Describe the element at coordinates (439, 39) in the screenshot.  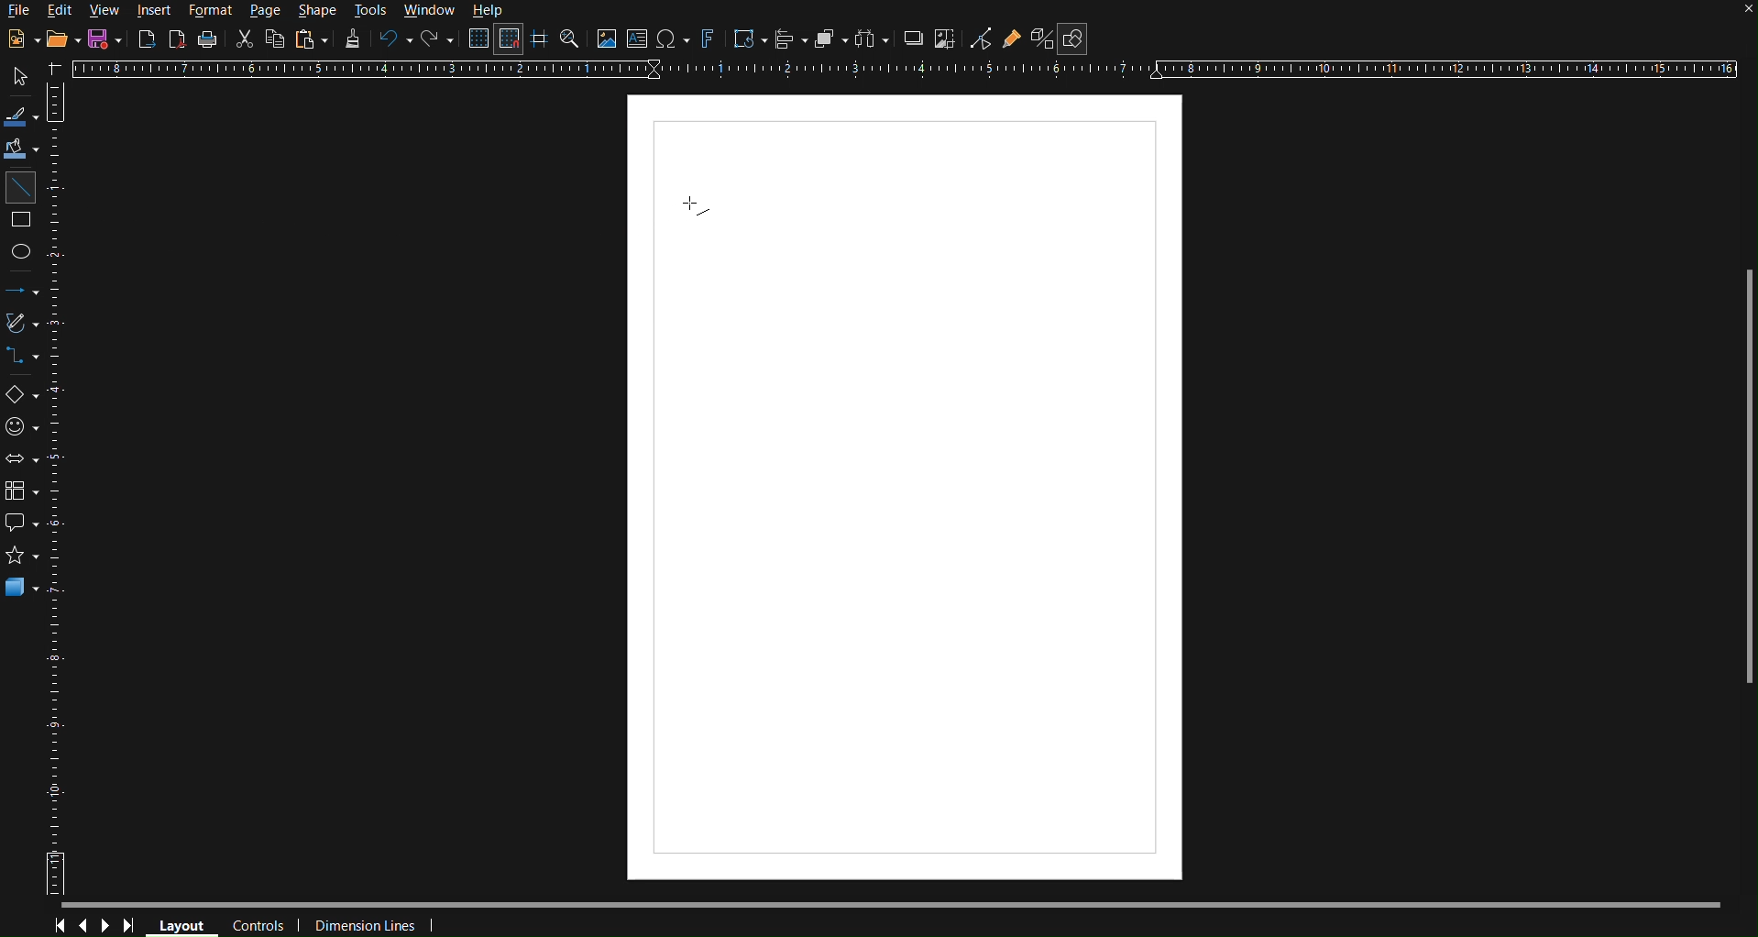
I see `Redo` at that location.